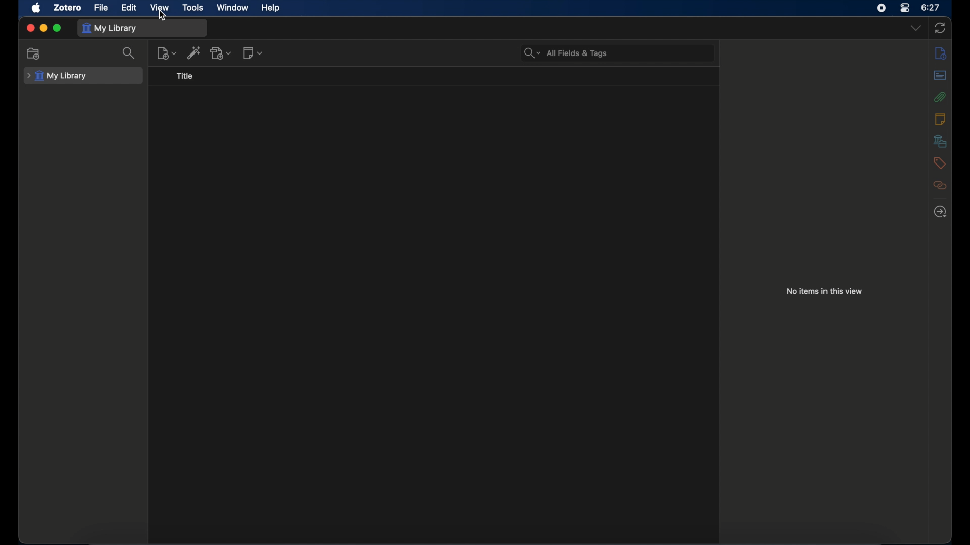 Image resolution: width=970 pixels, height=545 pixels. What do you see at coordinates (129, 53) in the screenshot?
I see `search` at bounding box center [129, 53].